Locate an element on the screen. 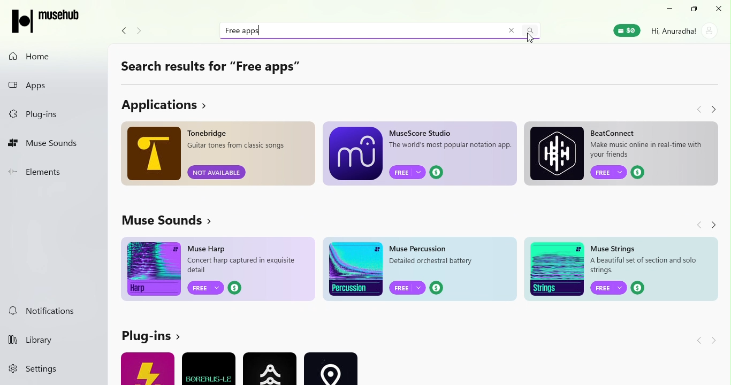 The width and height of the screenshot is (731, 385). Ad is located at coordinates (215, 270).